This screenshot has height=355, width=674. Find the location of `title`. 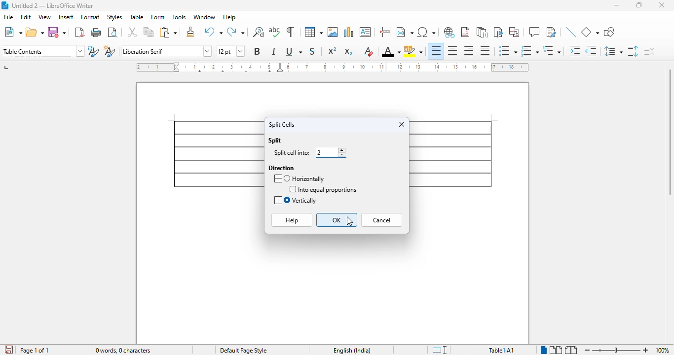

title is located at coordinates (53, 6).